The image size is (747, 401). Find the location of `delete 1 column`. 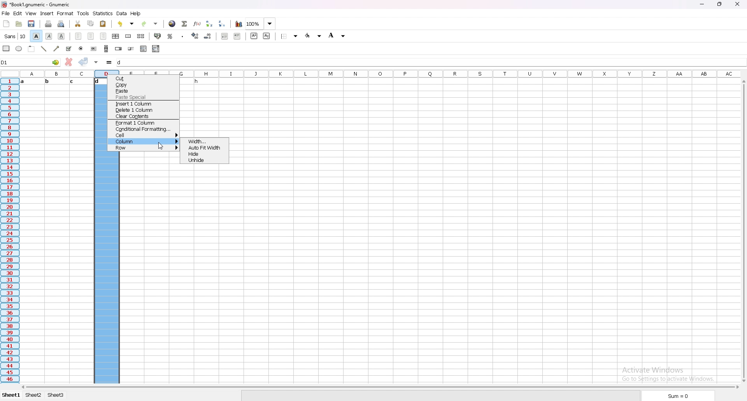

delete 1 column is located at coordinates (144, 110).